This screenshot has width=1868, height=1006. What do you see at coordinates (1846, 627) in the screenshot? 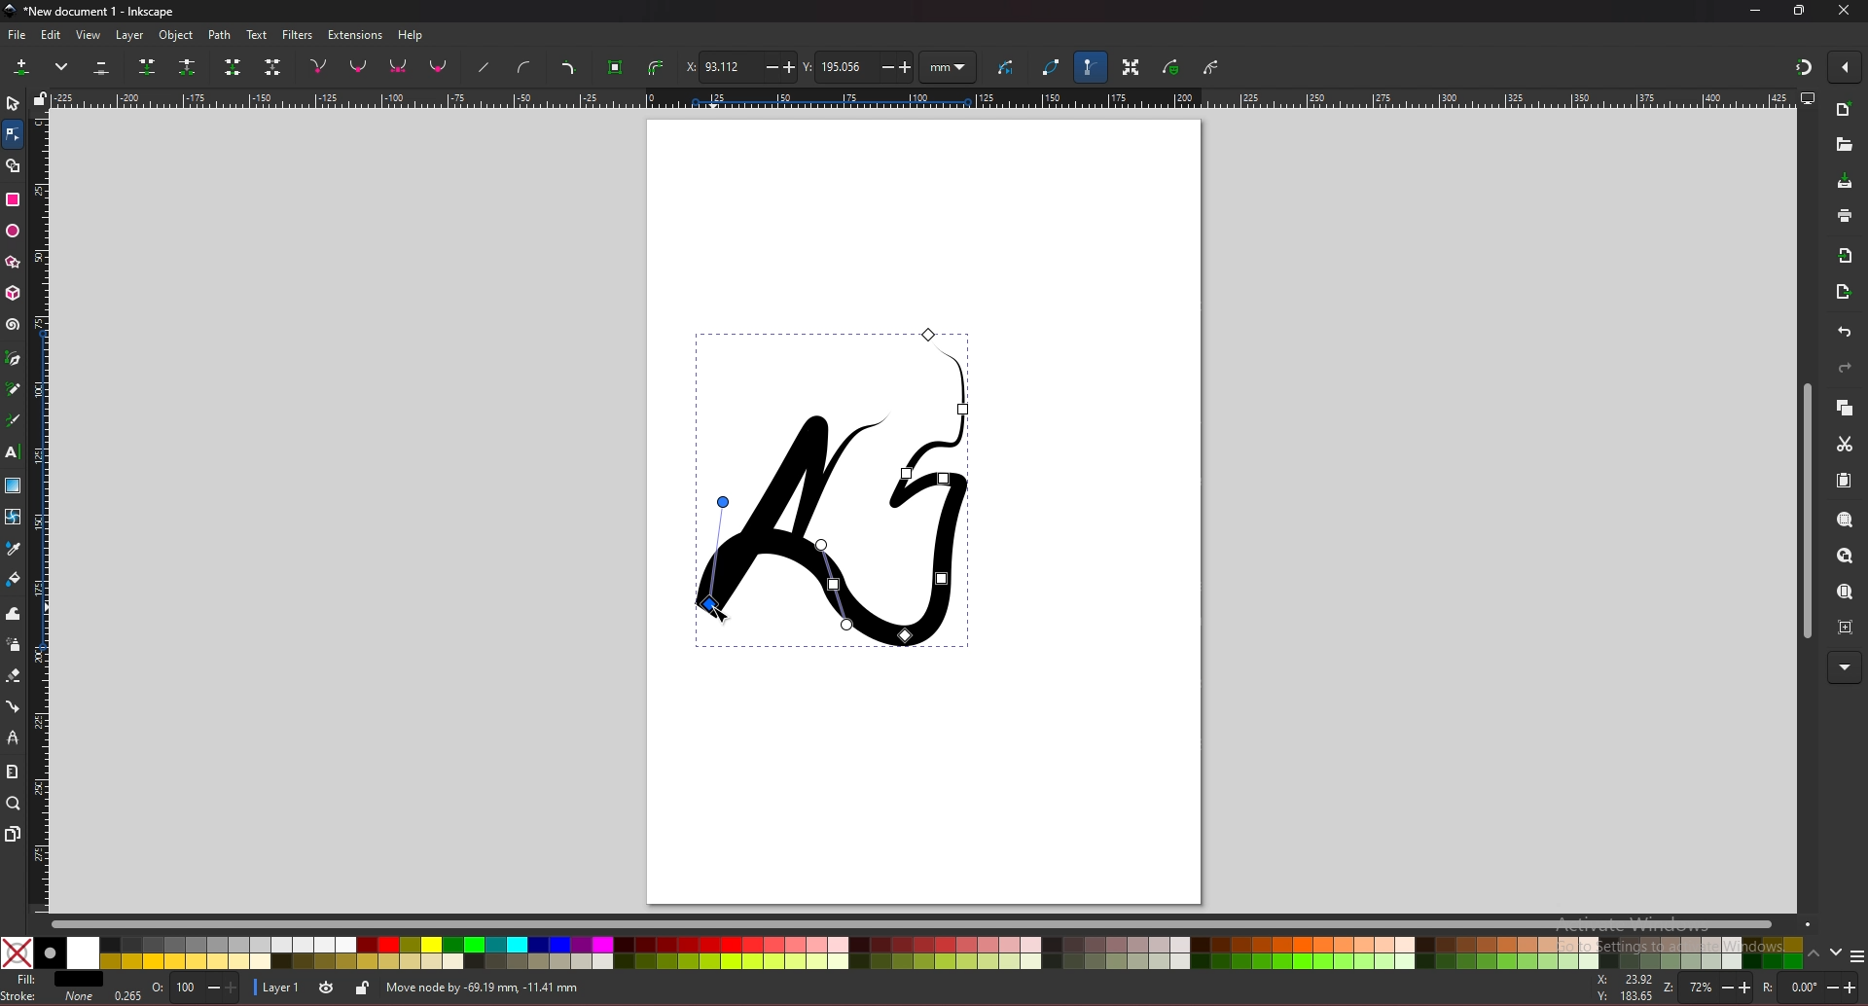
I see `zoom centre page` at bounding box center [1846, 627].